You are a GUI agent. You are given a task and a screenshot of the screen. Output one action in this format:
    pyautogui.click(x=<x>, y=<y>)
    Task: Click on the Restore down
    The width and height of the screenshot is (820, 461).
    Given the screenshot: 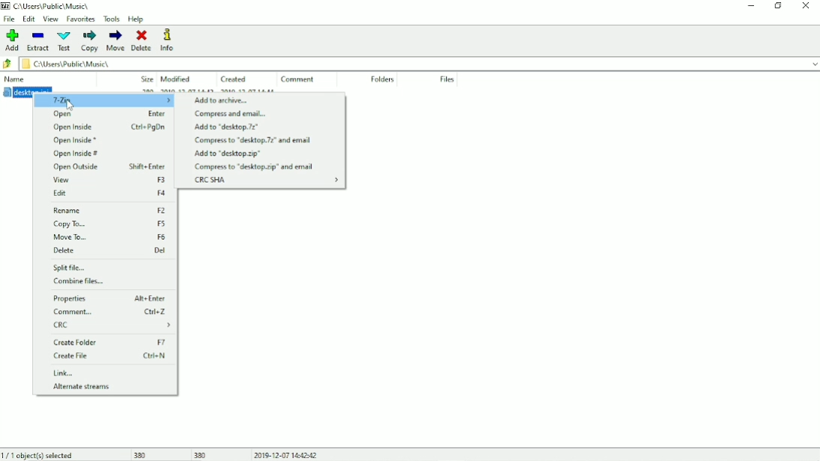 What is the action you would take?
    pyautogui.click(x=779, y=5)
    